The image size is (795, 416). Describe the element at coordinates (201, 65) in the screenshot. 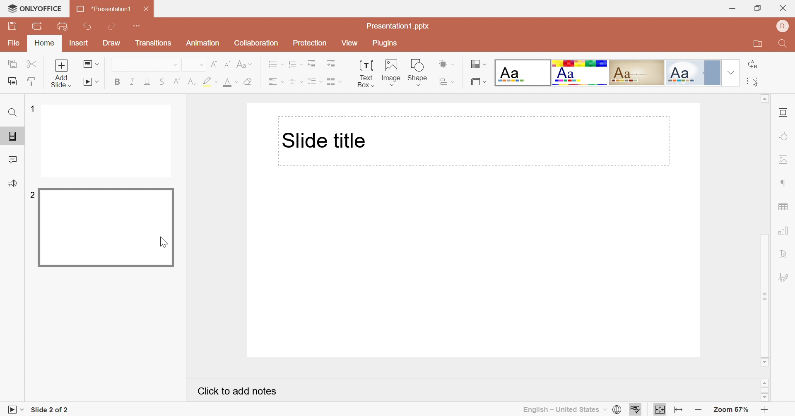

I see `Drop Down` at that location.